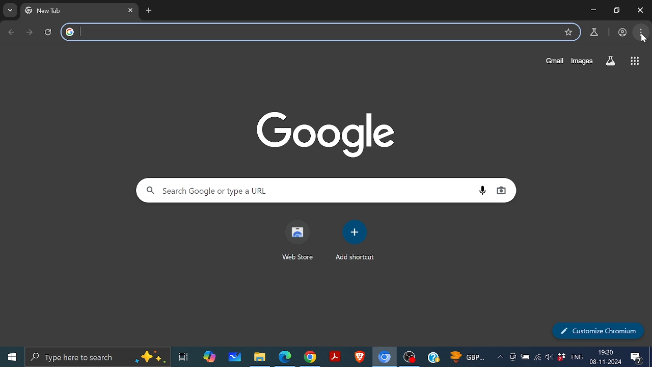 The image size is (652, 367). I want to click on Images, so click(583, 61).